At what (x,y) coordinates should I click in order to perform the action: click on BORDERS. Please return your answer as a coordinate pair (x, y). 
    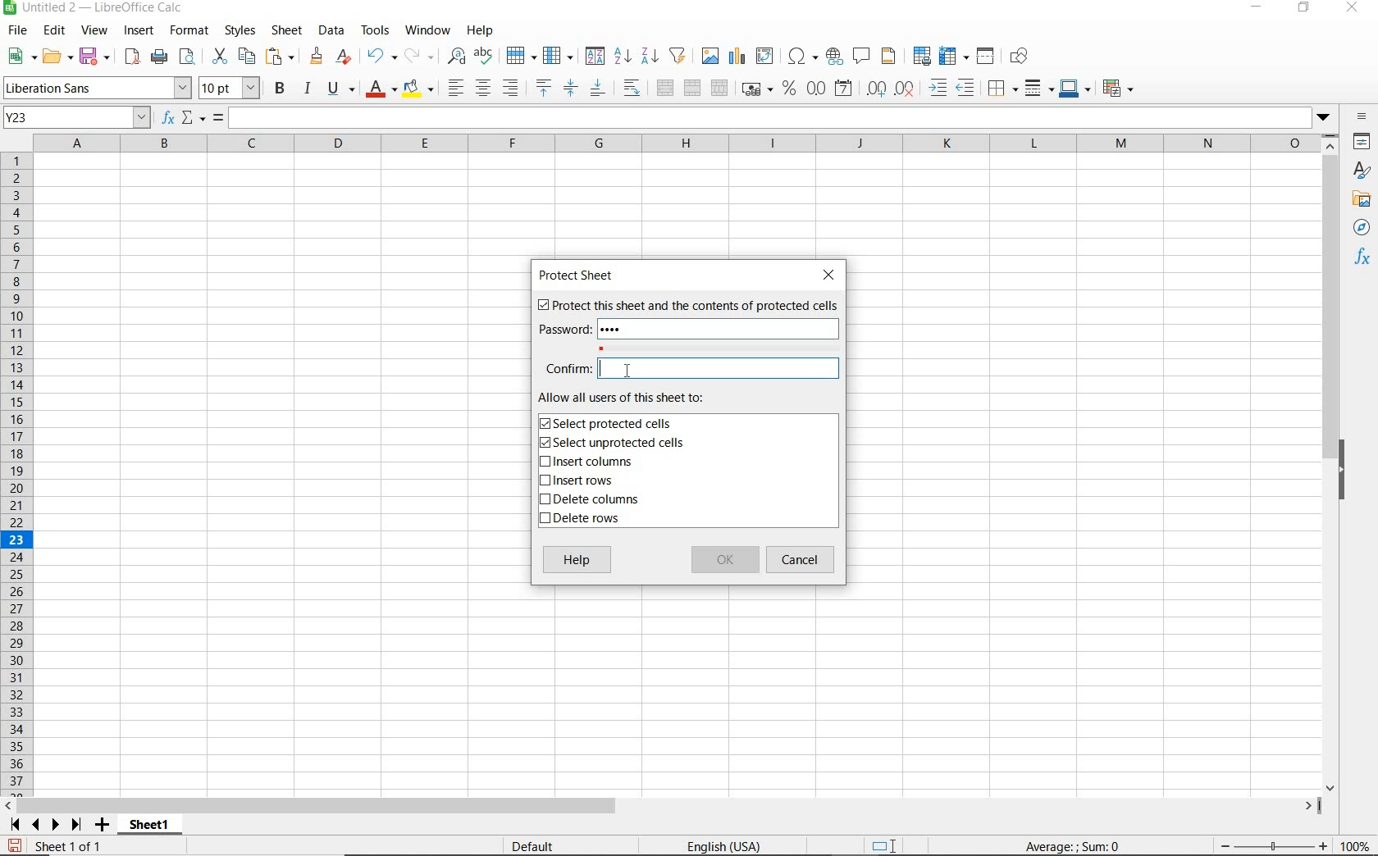
    Looking at the image, I should click on (1001, 90).